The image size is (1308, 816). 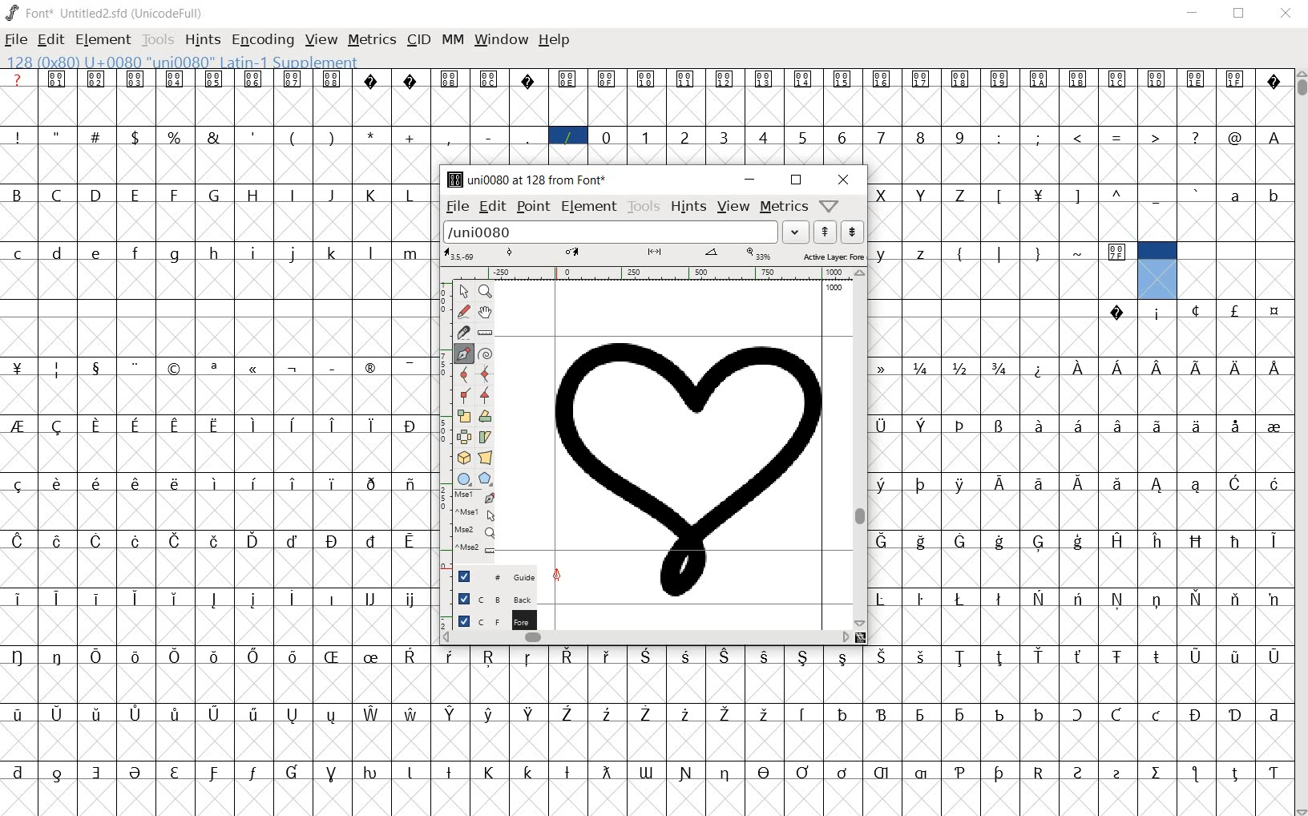 I want to click on glyph, so click(x=960, y=599).